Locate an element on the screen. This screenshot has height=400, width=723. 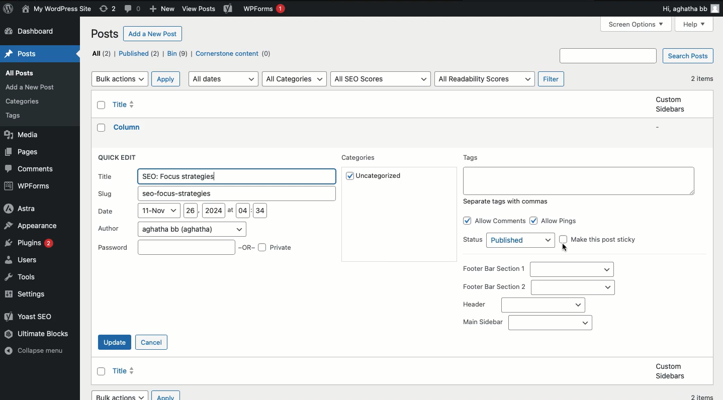
Author is located at coordinates (192, 229).